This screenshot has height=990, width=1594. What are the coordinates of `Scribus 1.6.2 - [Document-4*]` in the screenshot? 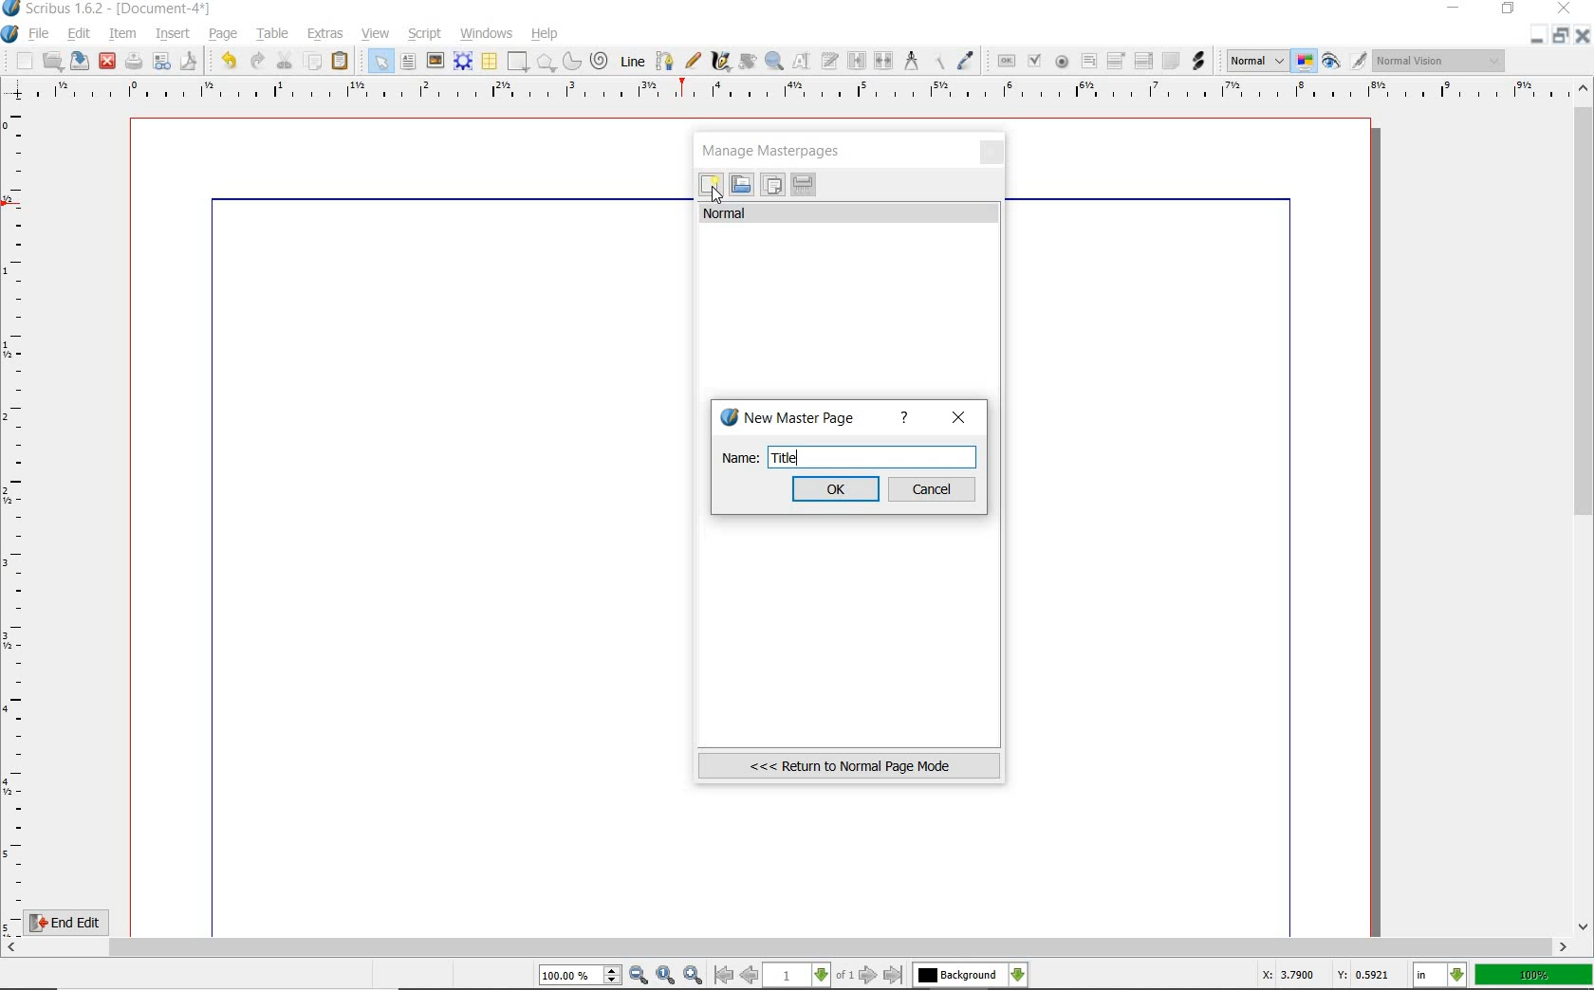 It's located at (108, 9).